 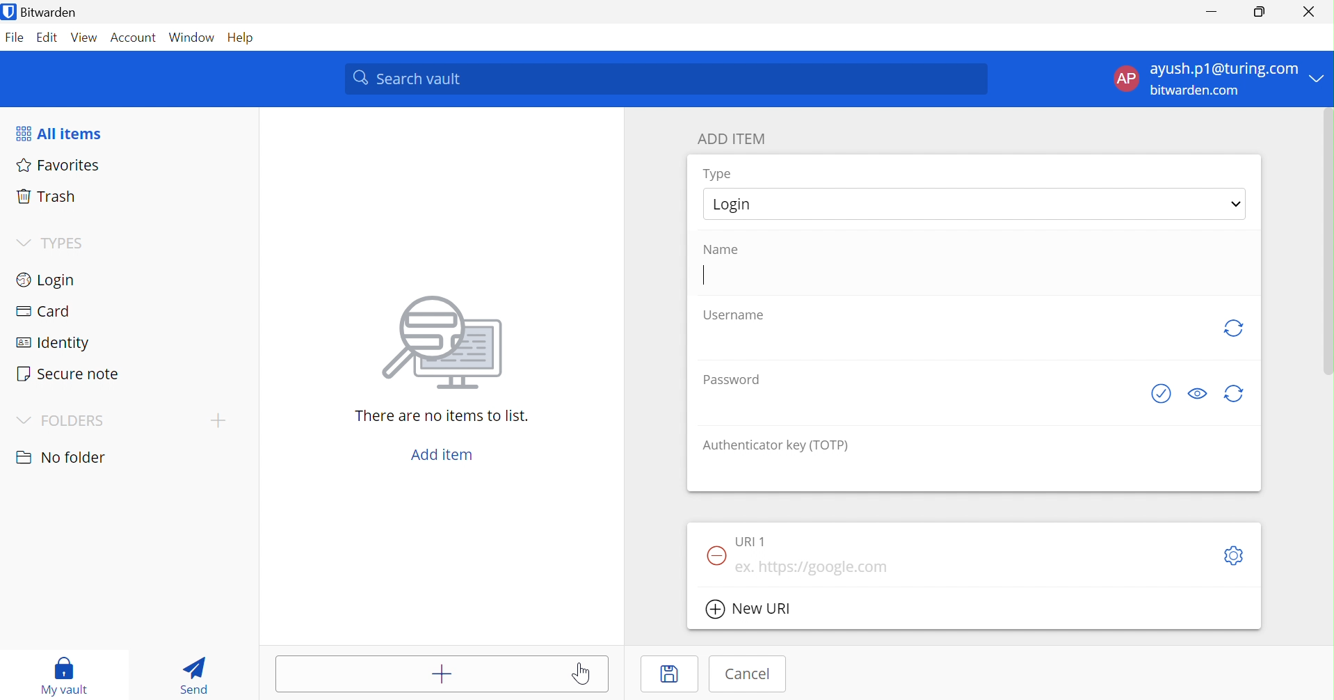 What do you see at coordinates (721, 248) in the screenshot?
I see `Name` at bounding box center [721, 248].